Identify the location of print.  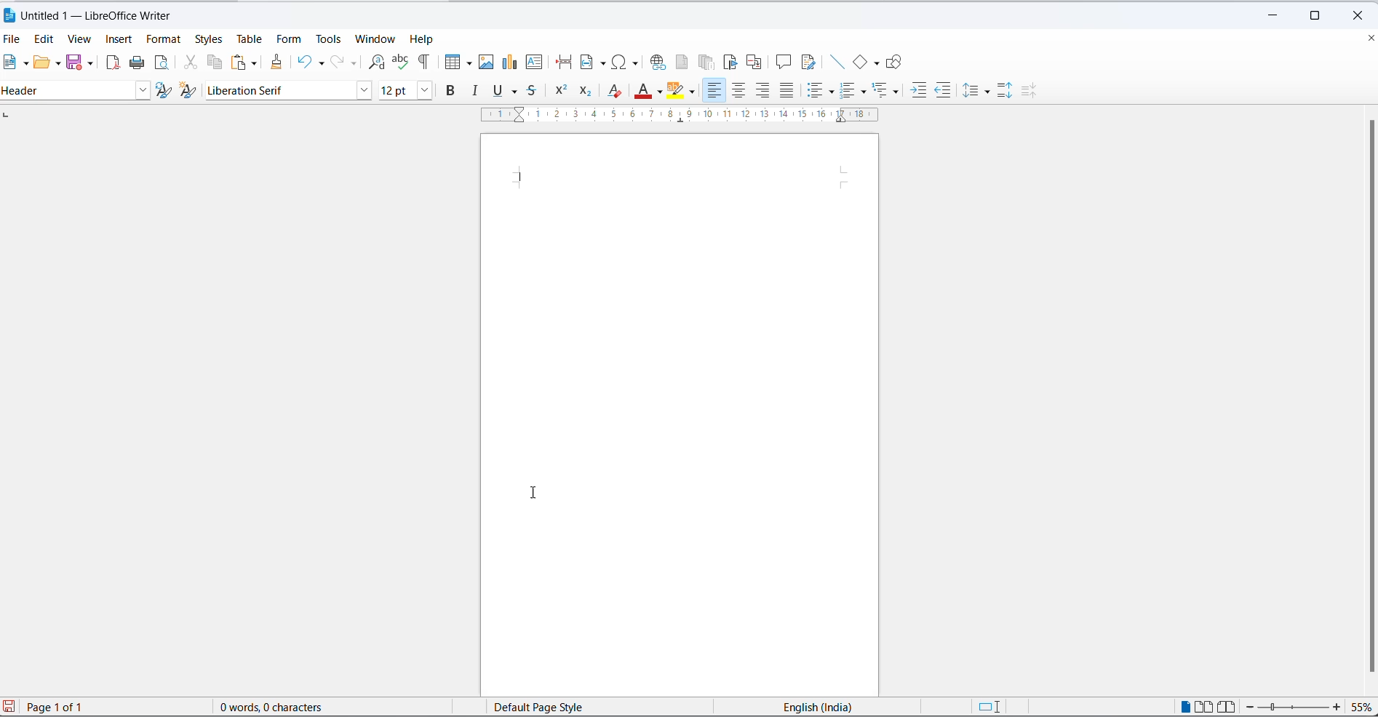
(138, 63).